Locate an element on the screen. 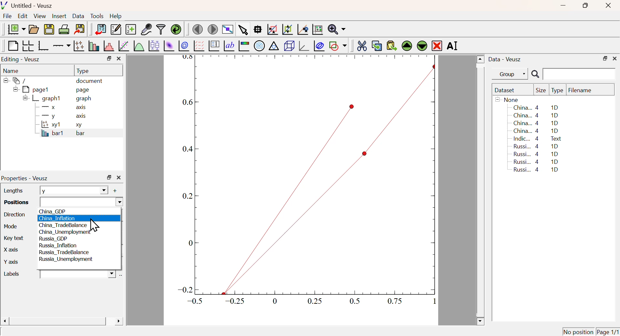 Image resolution: width=620 pixels, height=336 pixels. Editing - Veusz is located at coordinates (22, 60).